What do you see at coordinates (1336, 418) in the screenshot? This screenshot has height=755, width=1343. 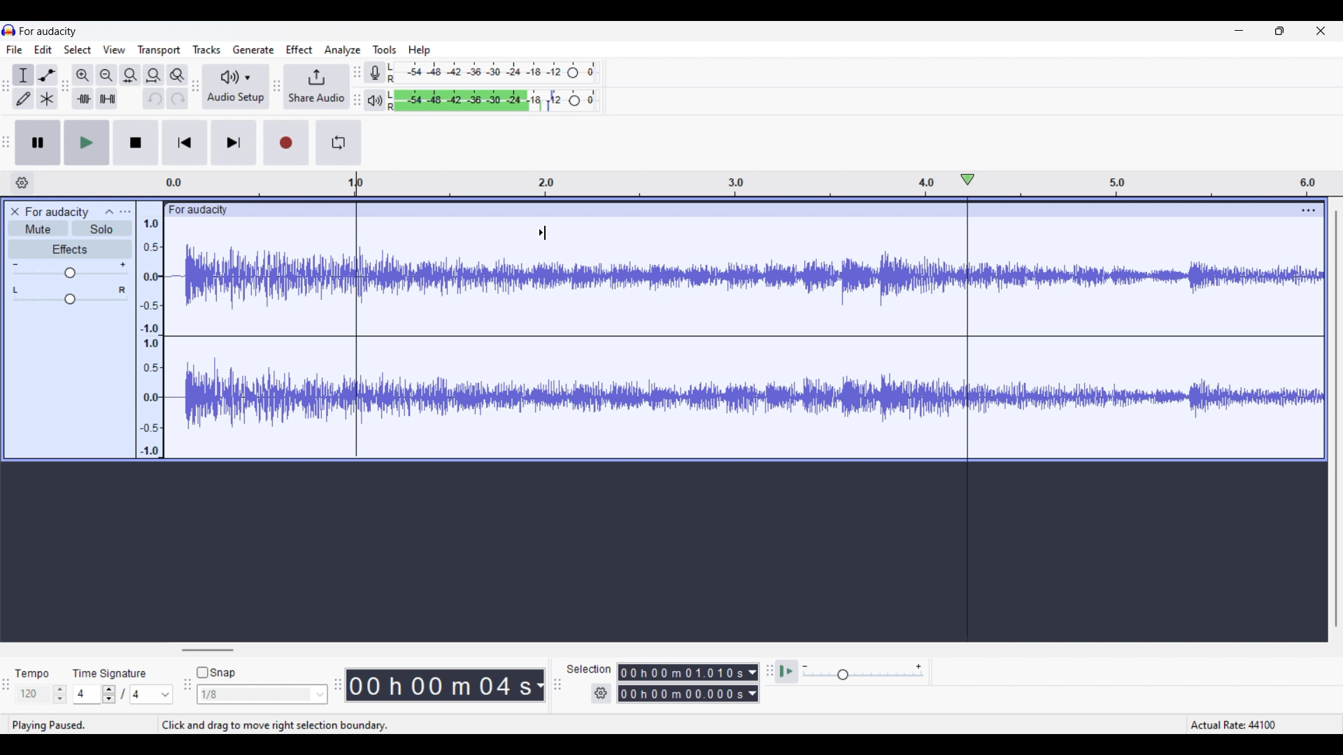 I see `Vertical slide bar` at bounding box center [1336, 418].